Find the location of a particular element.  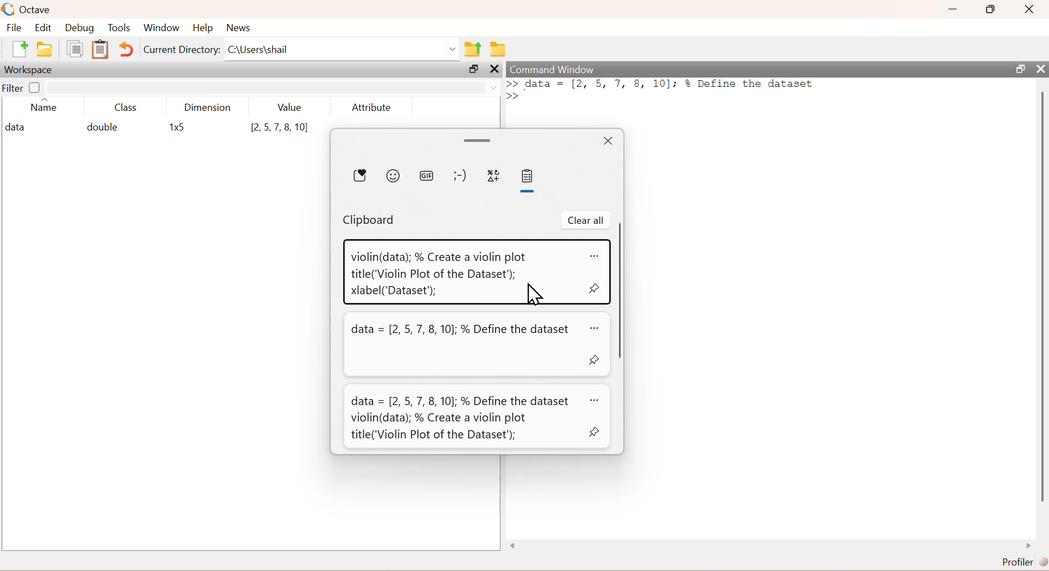

scroll right is located at coordinates (1029, 546).